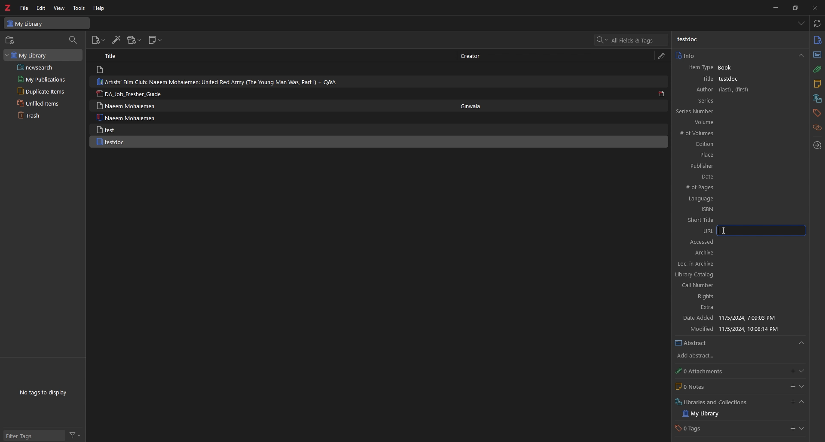 The width and height of the screenshot is (825, 442). I want to click on Artists’ Film Club: Naeem Mohaiemen: United Red Army, so click(219, 82).